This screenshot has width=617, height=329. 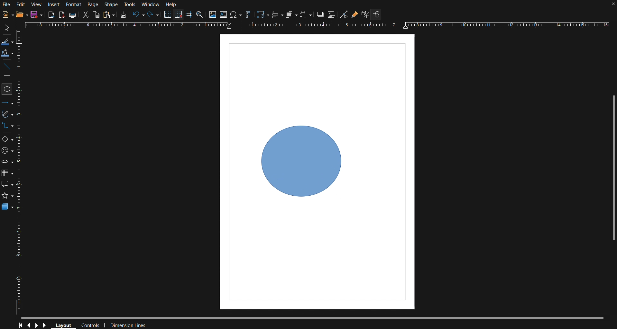 What do you see at coordinates (91, 324) in the screenshot?
I see `Controls` at bounding box center [91, 324].